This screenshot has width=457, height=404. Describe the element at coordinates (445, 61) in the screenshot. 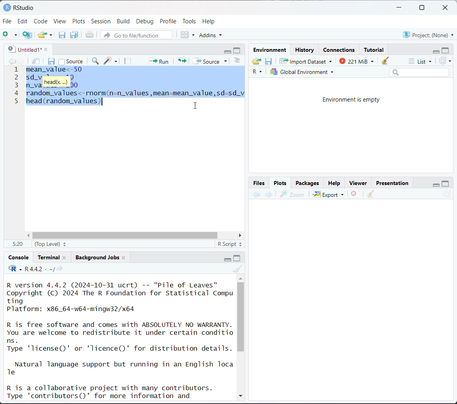

I see `refresh the list` at that location.